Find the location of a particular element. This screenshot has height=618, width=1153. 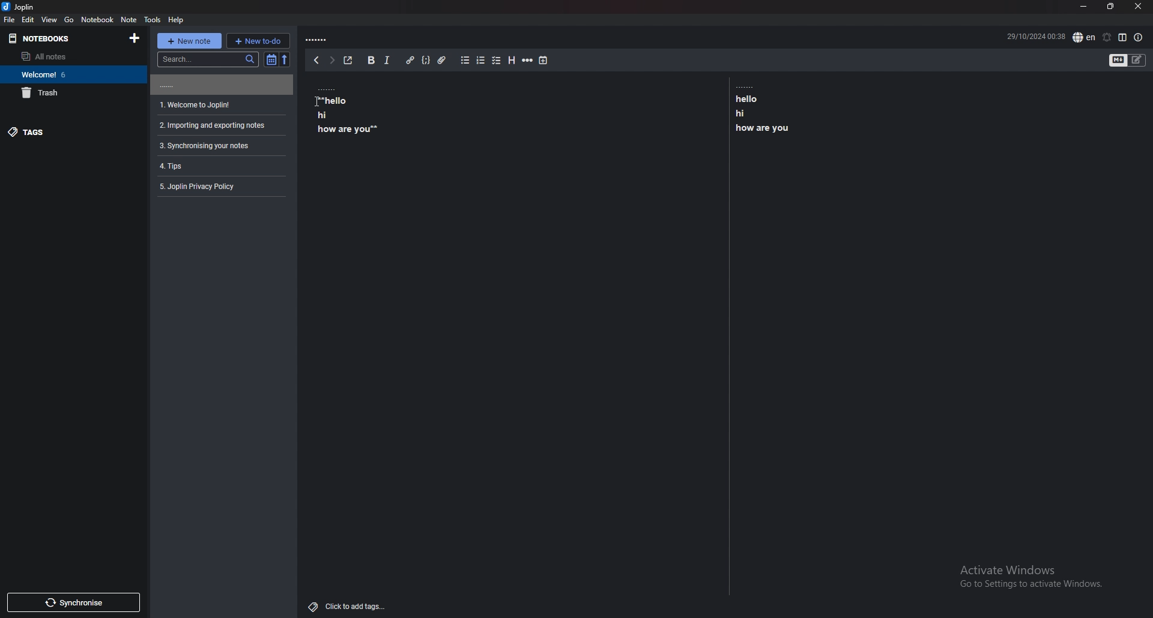

help is located at coordinates (175, 20).